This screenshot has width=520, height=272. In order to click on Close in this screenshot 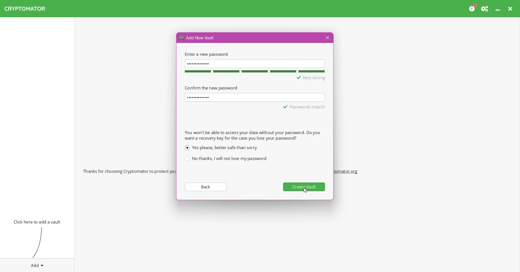, I will do `click(327, 38)`.